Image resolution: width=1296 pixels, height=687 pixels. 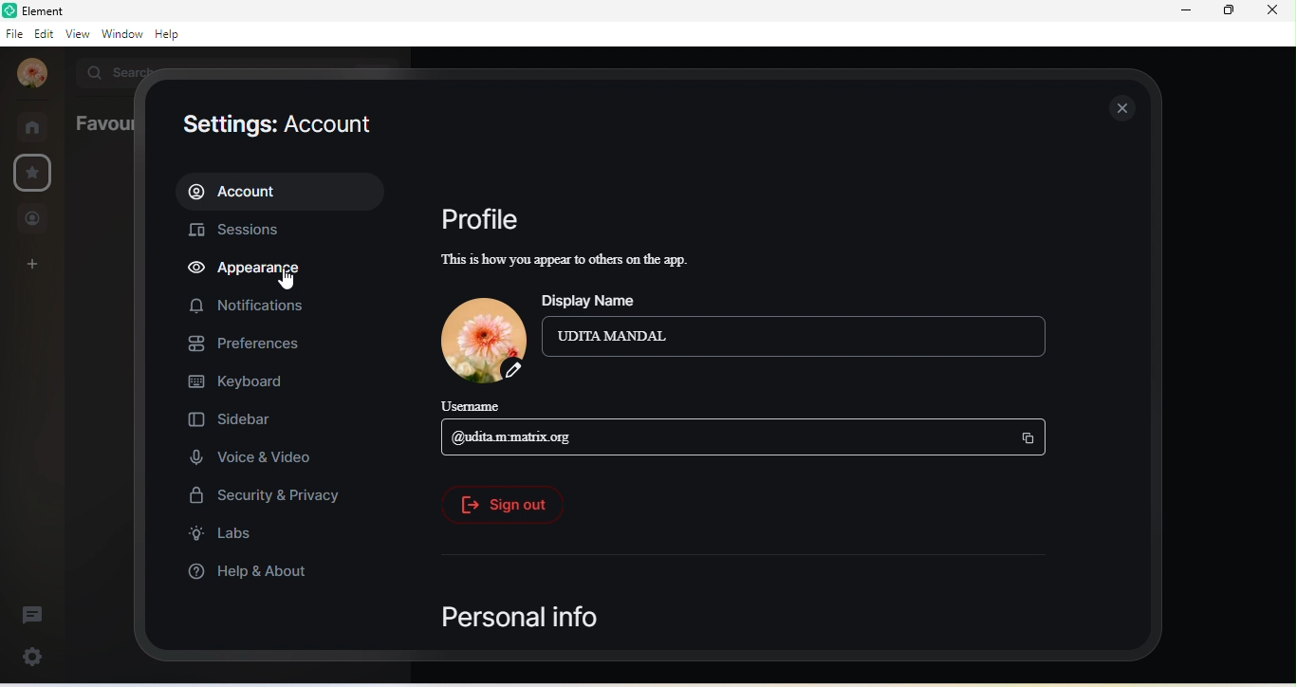 What do you see at coordinates (35, 173) in the screenshot?
I see `favourites` at bounding box center [35, 173].